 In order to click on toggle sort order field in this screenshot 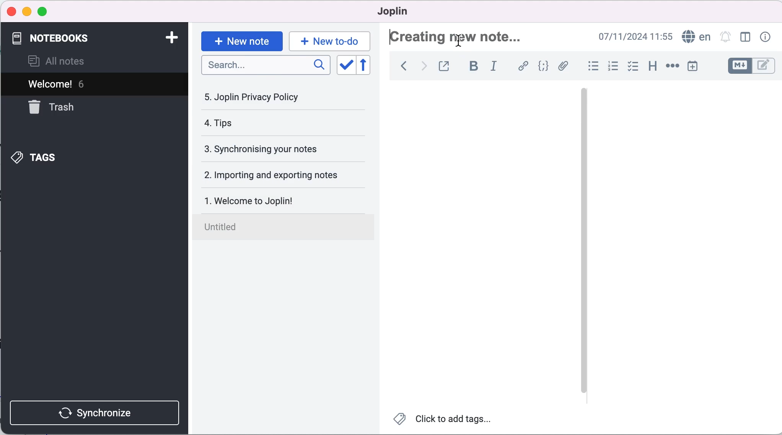, I will do `click(345, 65)`.